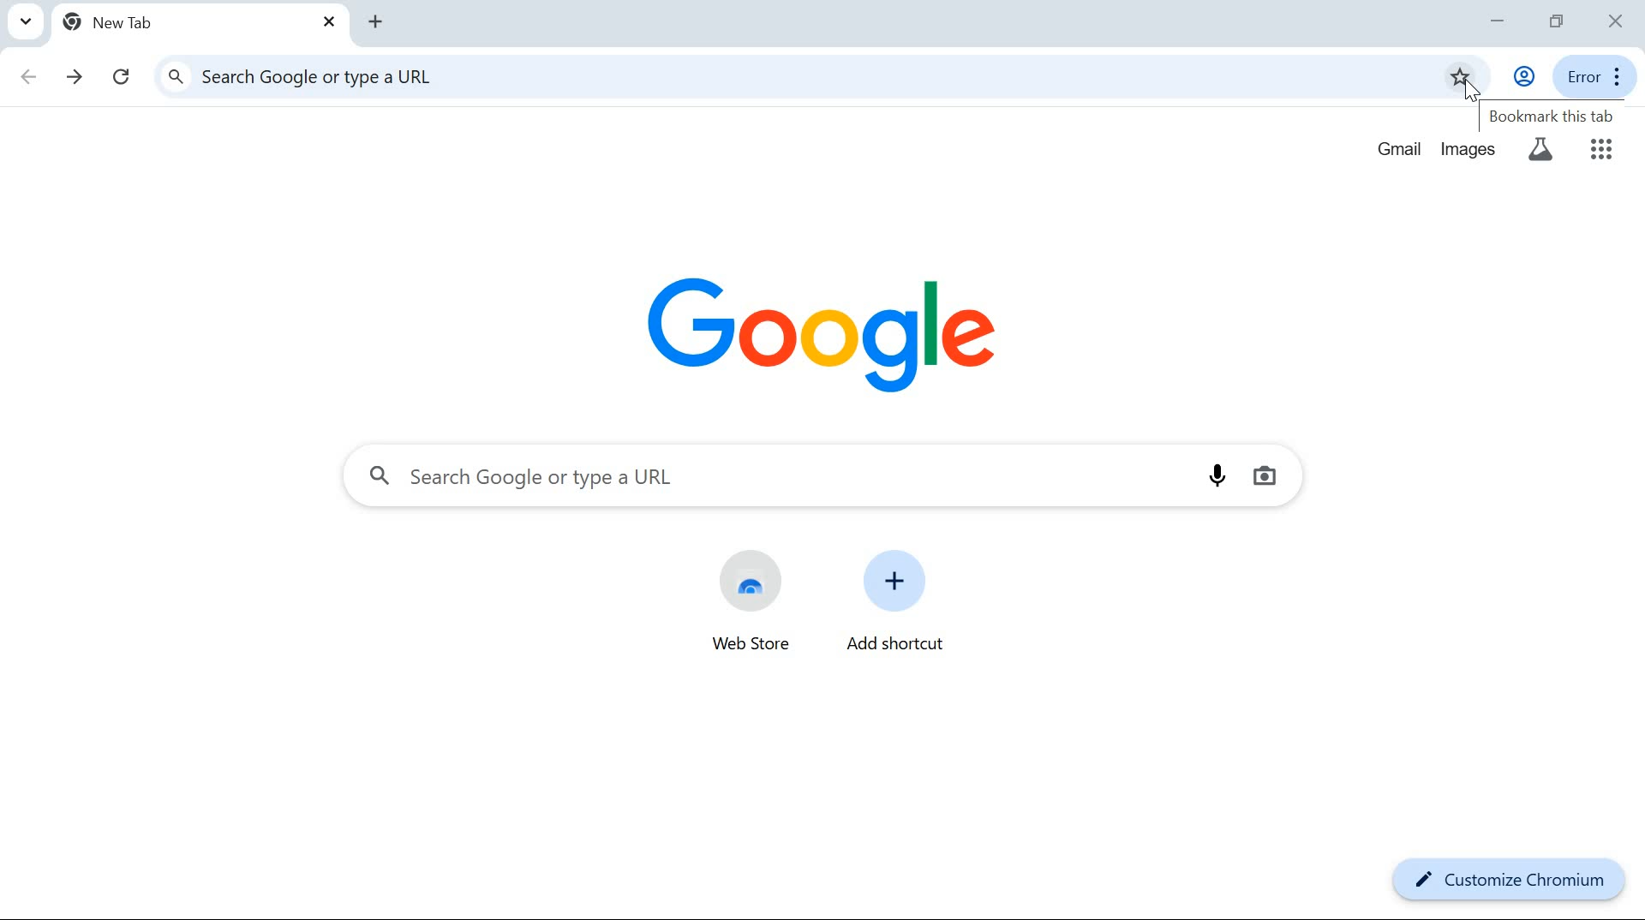  Describe the element at coordinates (1619, 76) in the screenshot. I see `more options` at that location.